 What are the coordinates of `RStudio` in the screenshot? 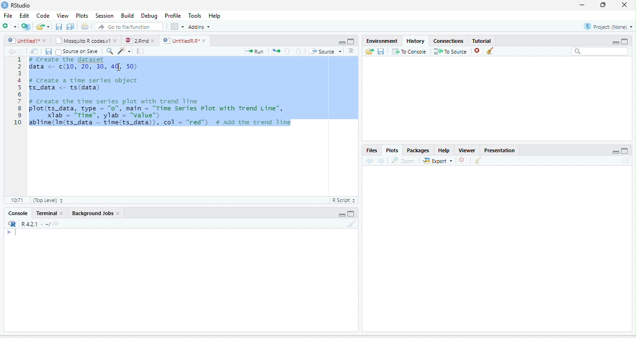 It's located at (16, 5).